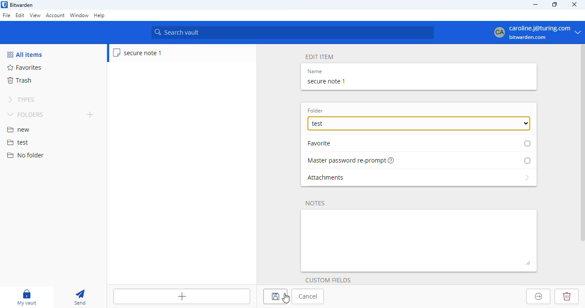  I want to click on search vault, so click(292, 33).